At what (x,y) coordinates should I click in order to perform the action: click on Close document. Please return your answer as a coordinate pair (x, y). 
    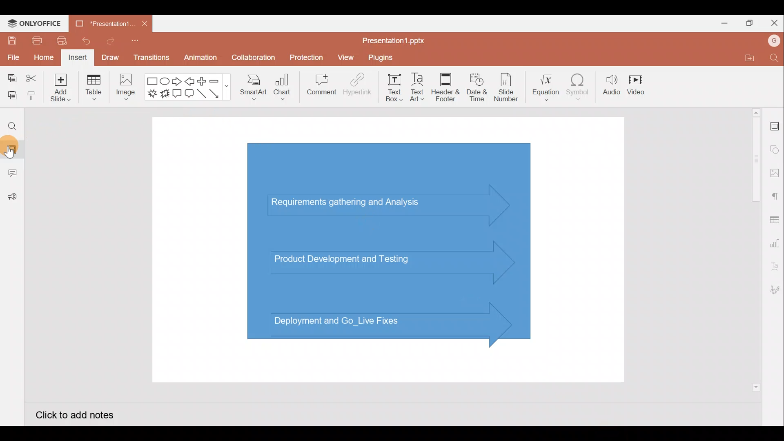
    Looking at the image, I should click on (144, 22).